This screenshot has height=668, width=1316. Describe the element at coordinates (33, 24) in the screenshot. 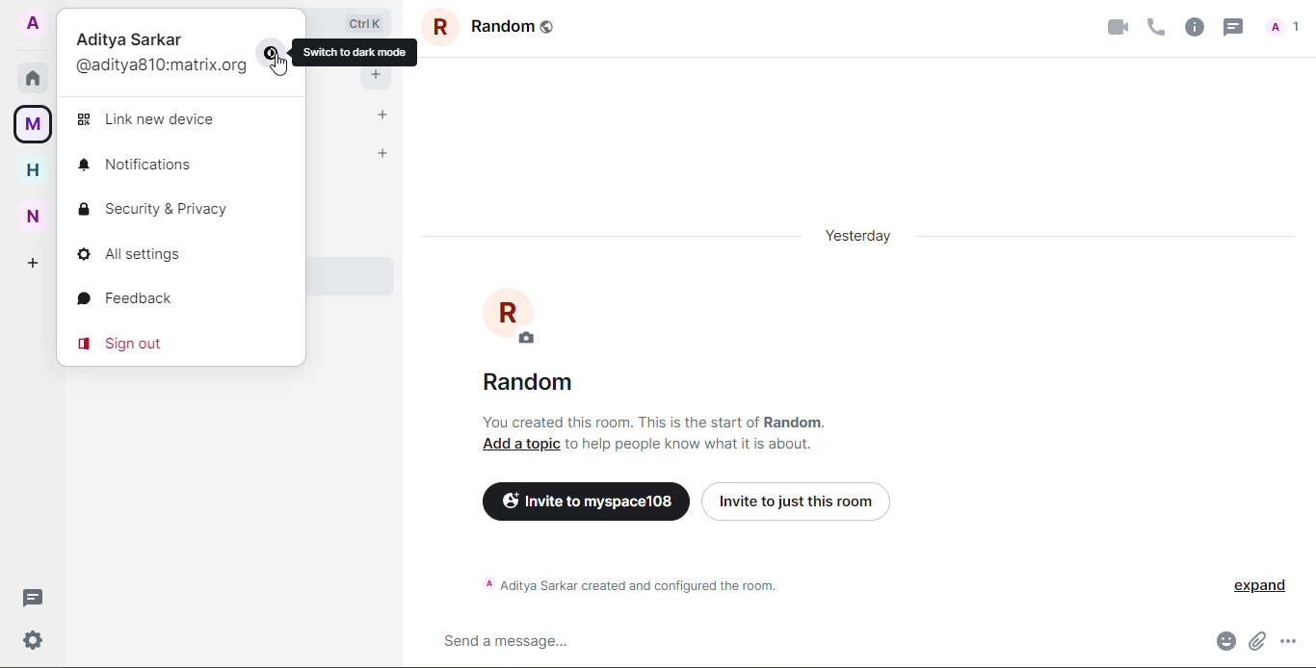

I see `accout` at that location.